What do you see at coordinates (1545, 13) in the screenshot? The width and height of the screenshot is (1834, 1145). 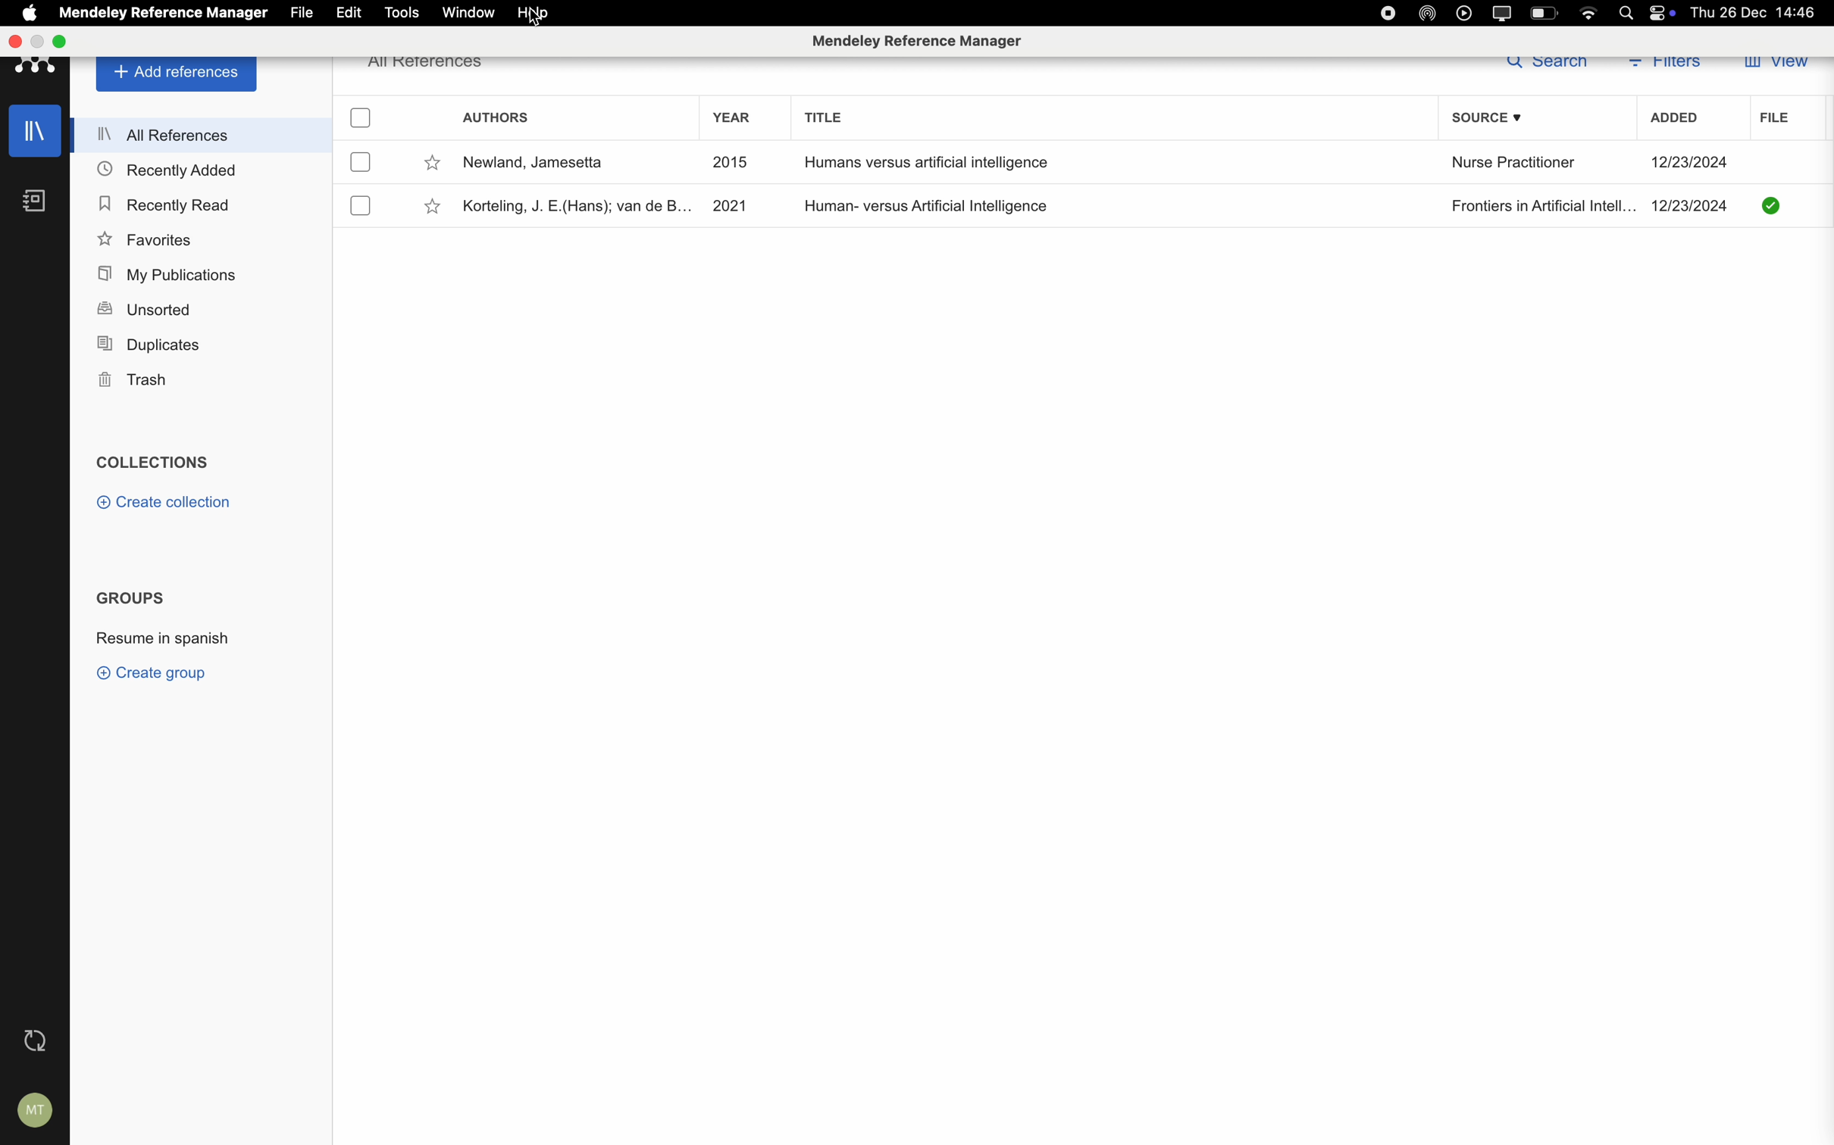 I see `battery` at bounding box center [1545, 13].